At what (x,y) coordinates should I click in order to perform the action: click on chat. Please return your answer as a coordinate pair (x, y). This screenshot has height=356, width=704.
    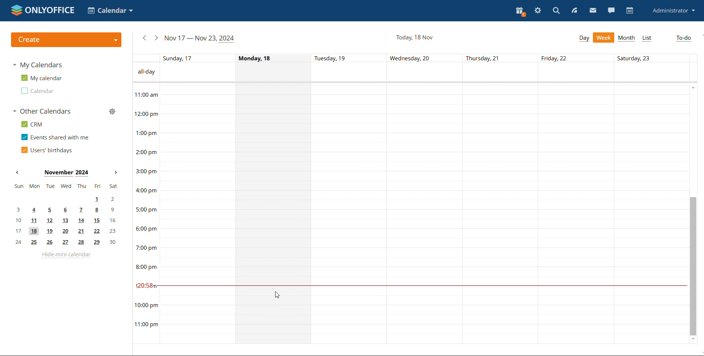
    Looking at the image, I should click on (611, 10).